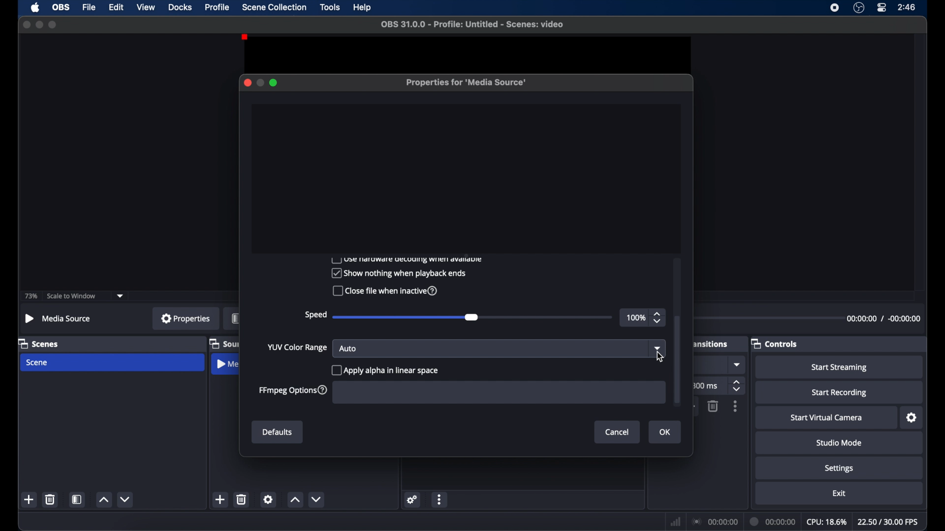  Describe the element at coordinates (38, 362) in the screenshot. I see `scene` at that location.